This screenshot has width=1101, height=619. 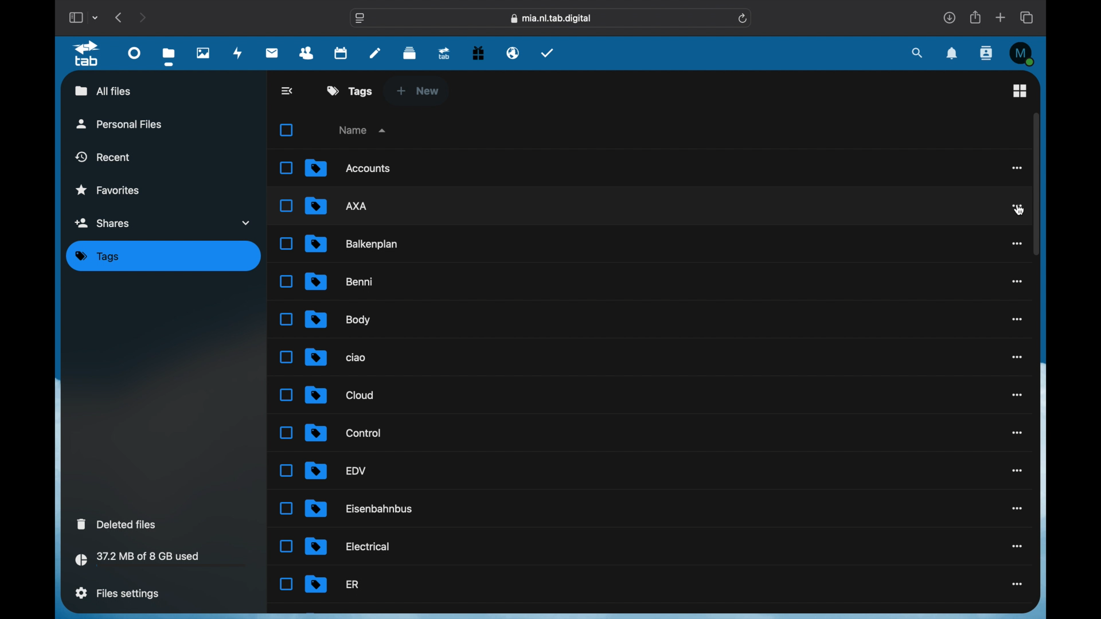 What do you see at coordinates (478, 52) in the screenshot?
I see `free trial` at bounding box center [478, 52].